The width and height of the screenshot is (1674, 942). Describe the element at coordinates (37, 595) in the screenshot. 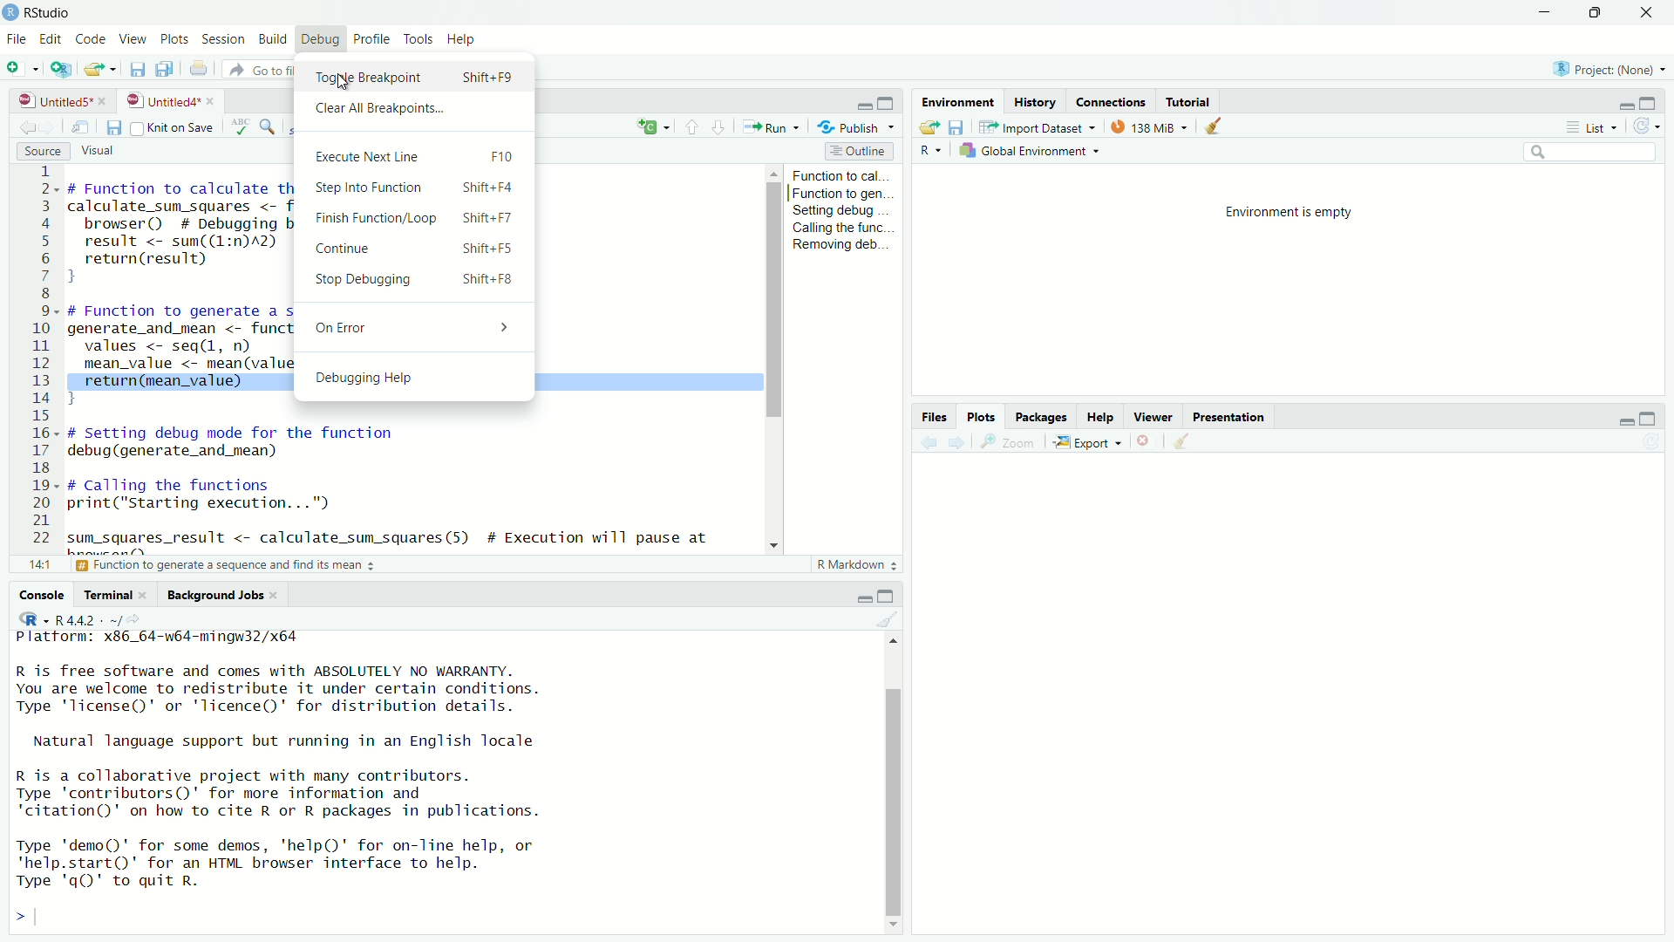

I see `console` at that location.